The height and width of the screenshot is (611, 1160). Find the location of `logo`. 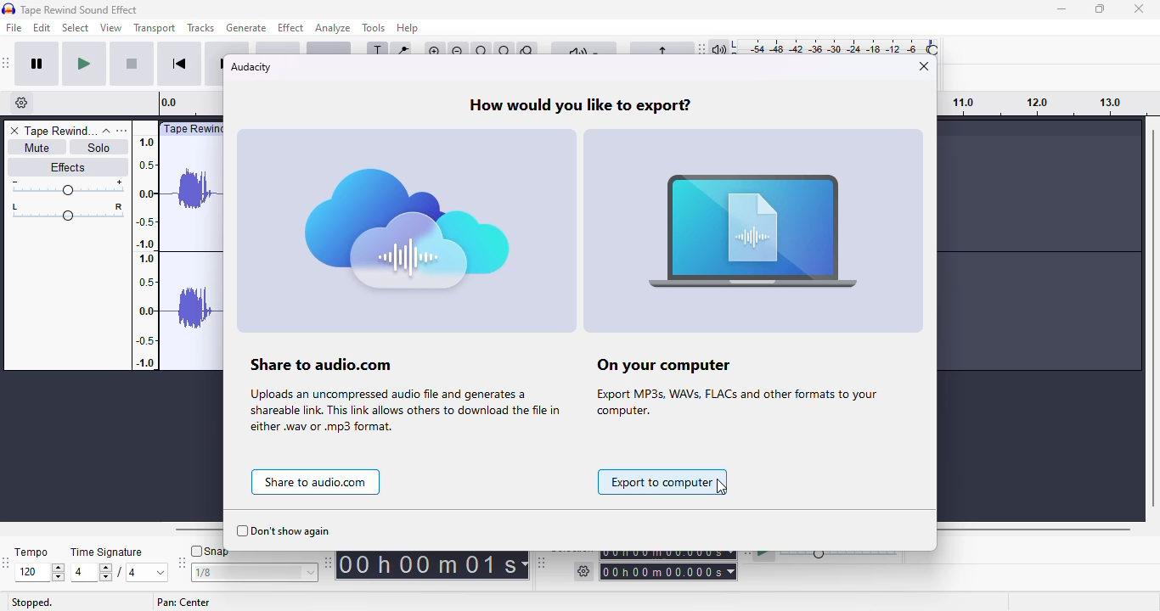

logo is located at coordinates (9, 8).